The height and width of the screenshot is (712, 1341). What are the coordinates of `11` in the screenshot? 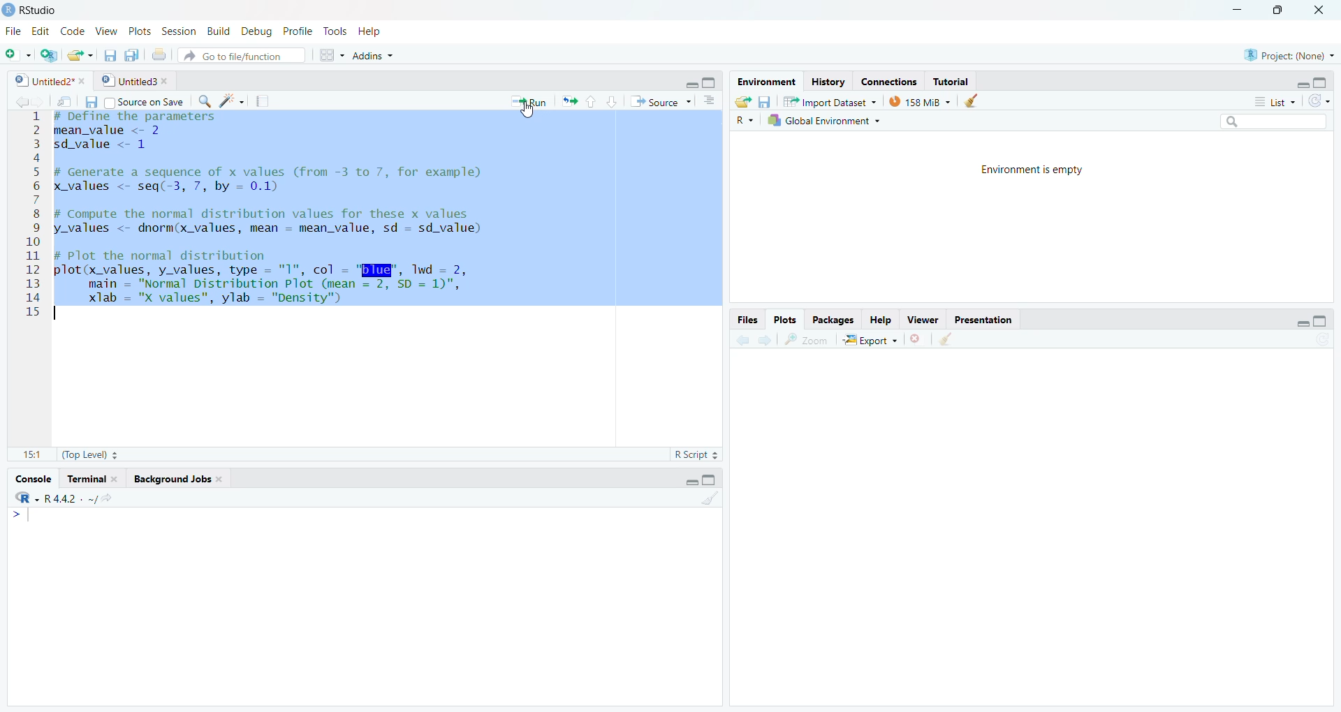 It's located at (27, 452).